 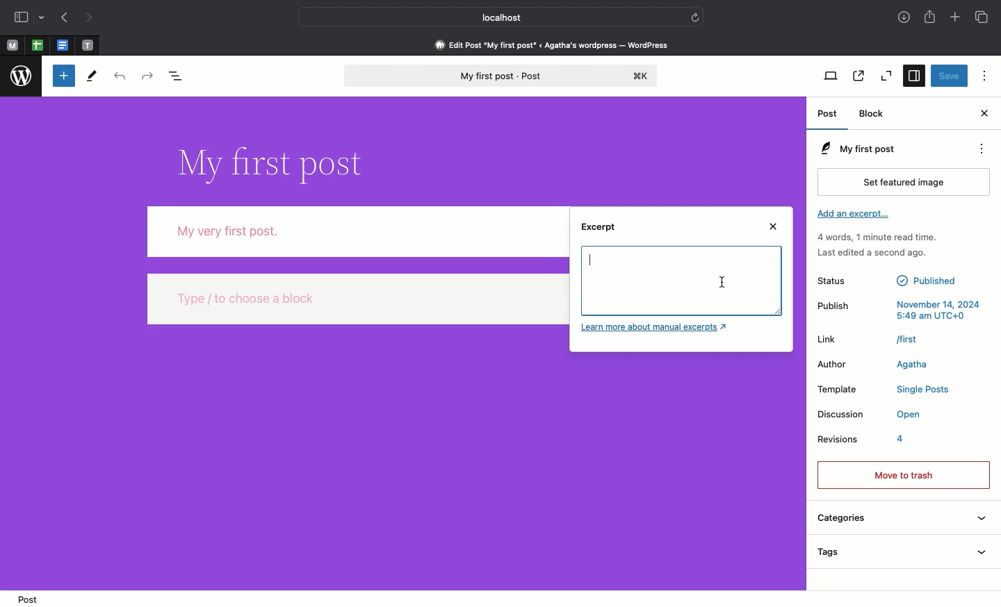 I want to click on Sidebar, so click(x=30, y=18).